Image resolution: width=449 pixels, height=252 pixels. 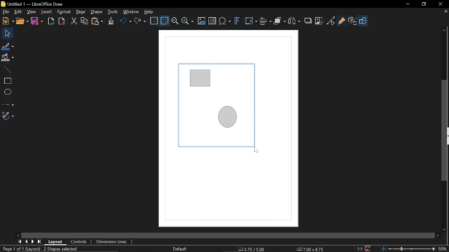 I want to click on Curves and polygons, so click(x=7, y=115).